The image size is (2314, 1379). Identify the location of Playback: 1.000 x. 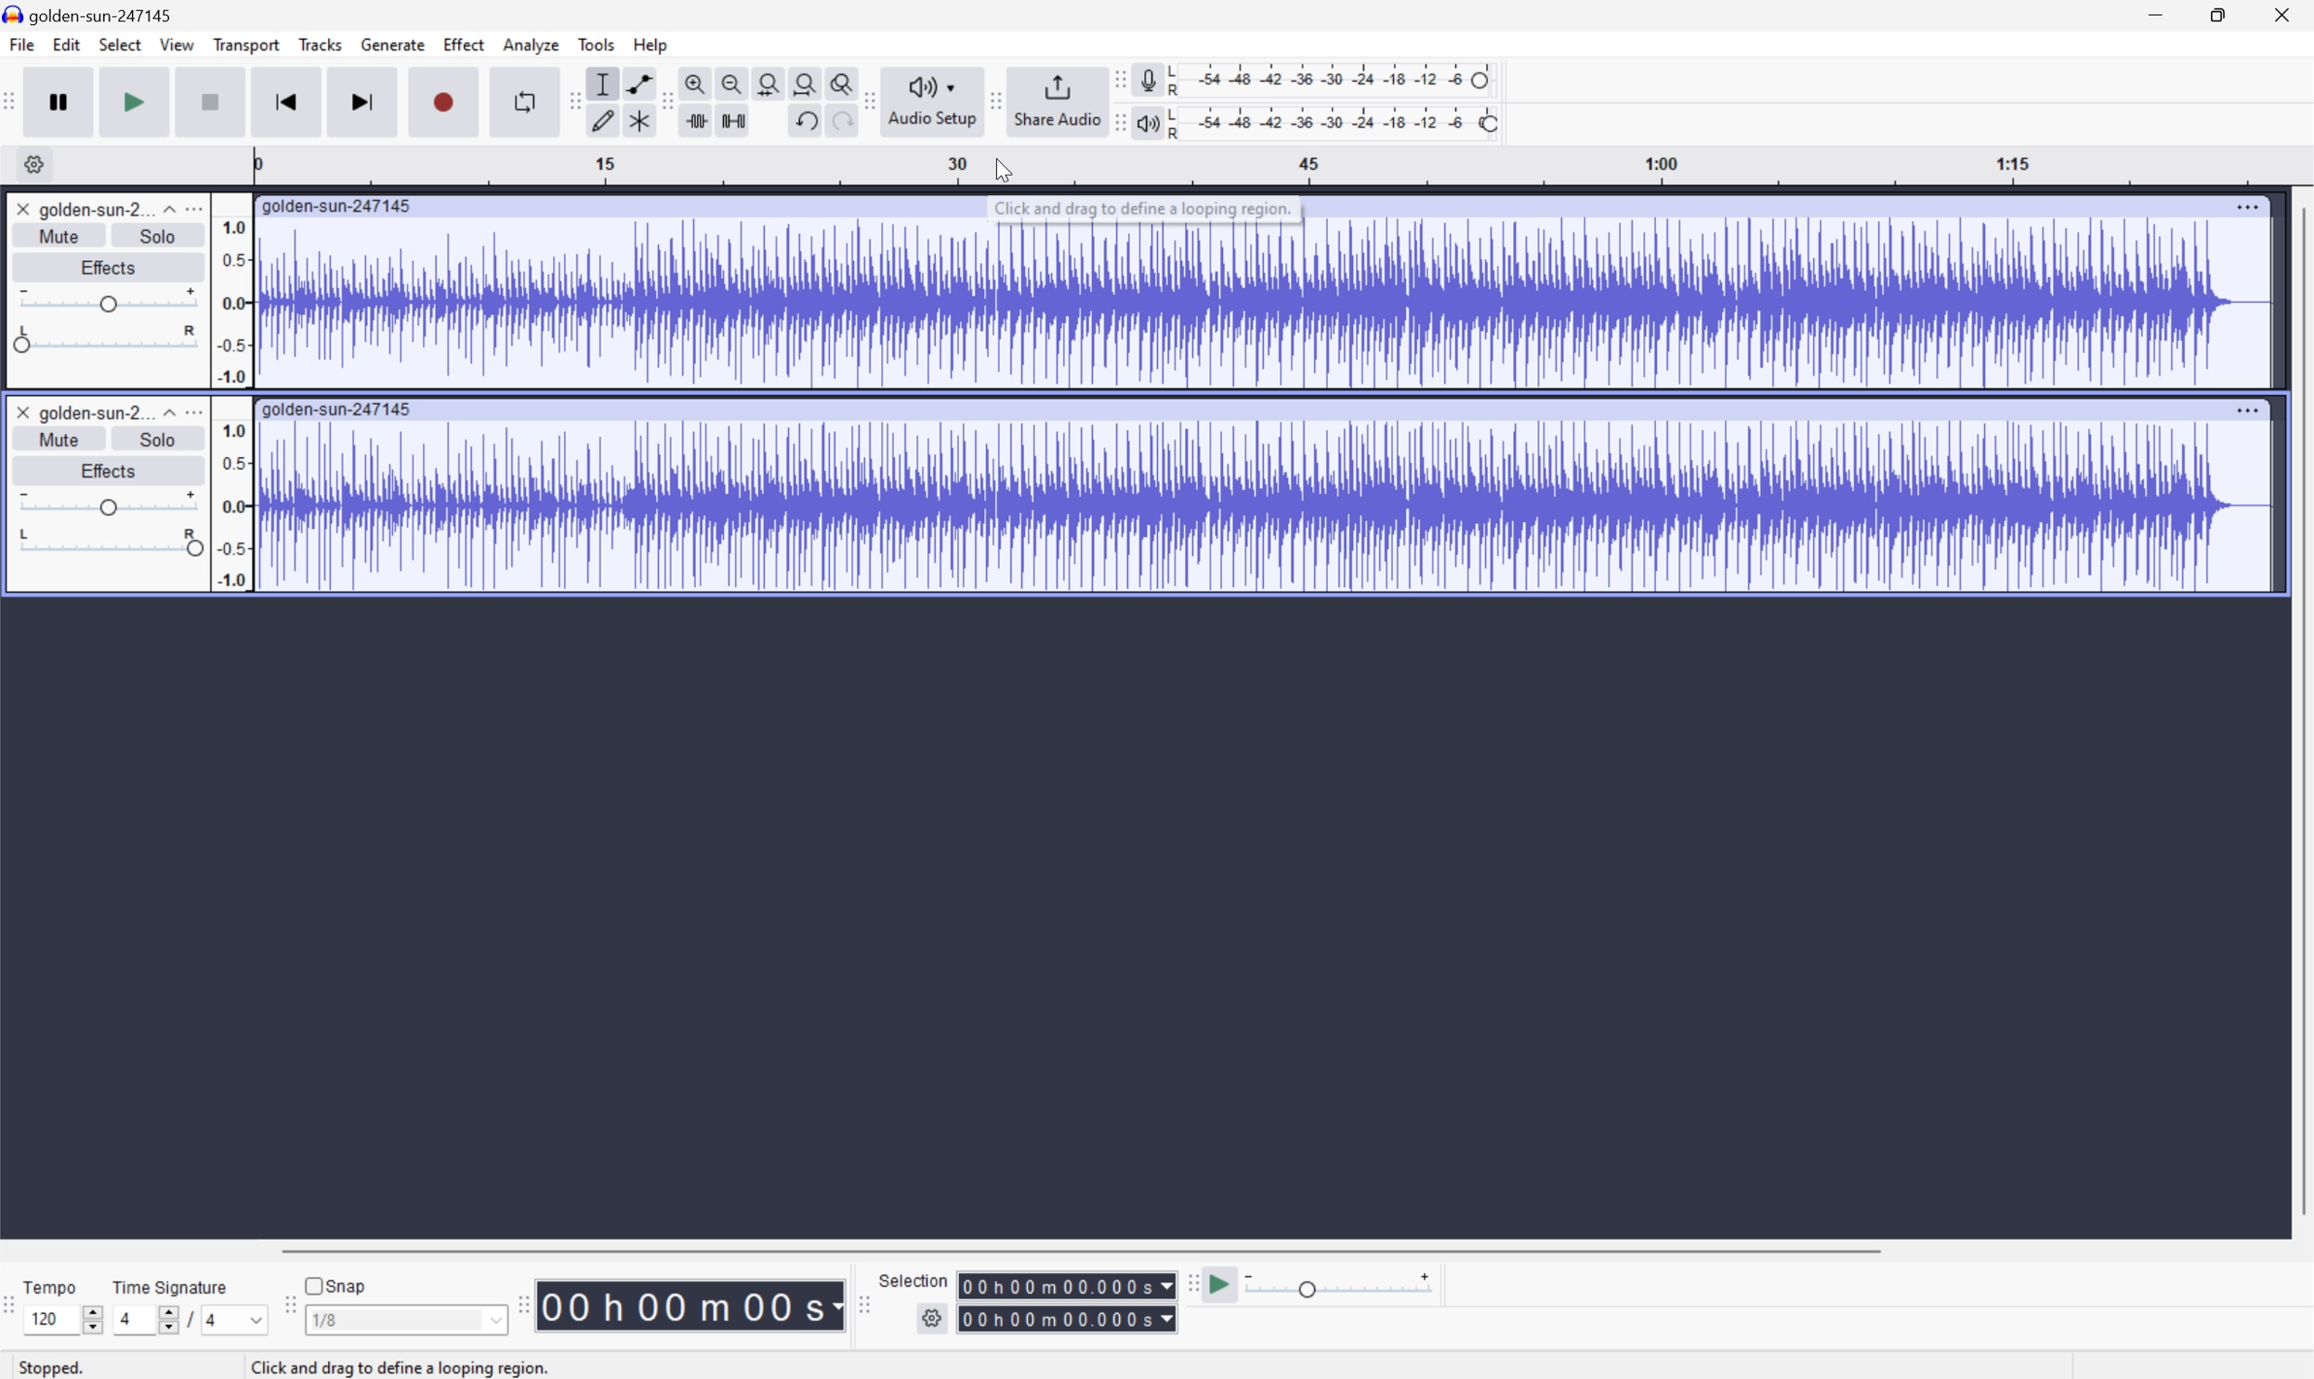
(1339, 1288).